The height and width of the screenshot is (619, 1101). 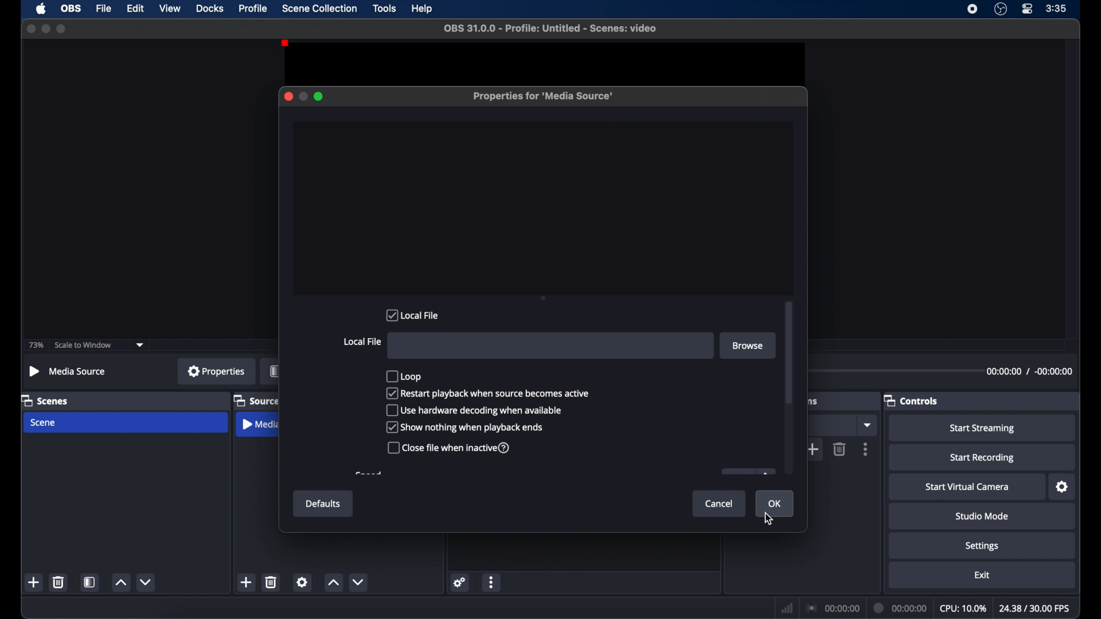 I want to click on dropdown, so click(x=868, y=424).